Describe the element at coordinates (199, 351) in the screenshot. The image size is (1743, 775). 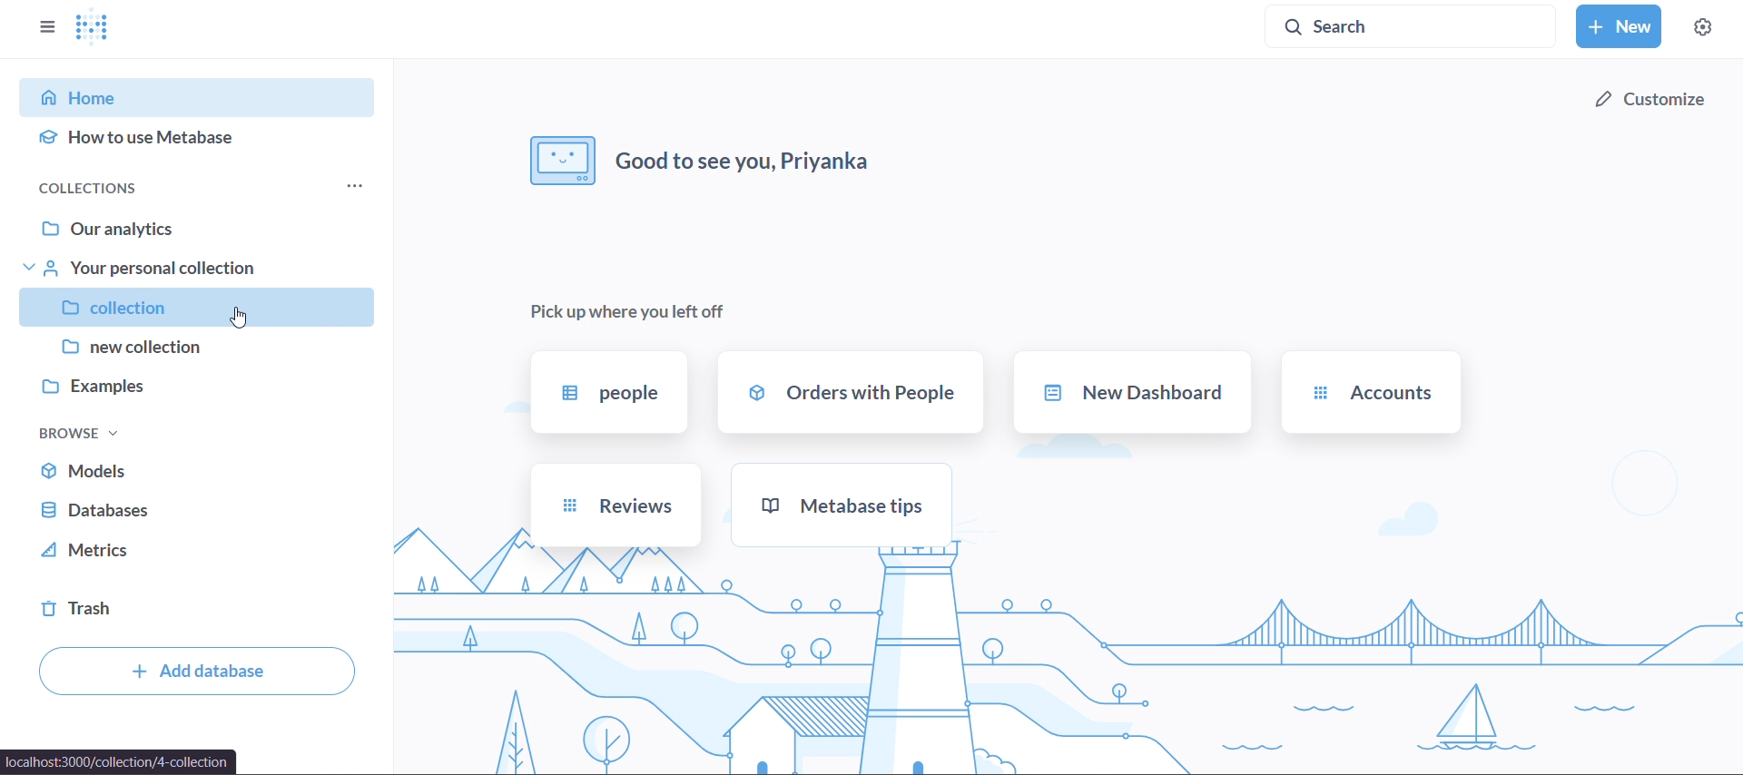
I see `new collection ` at that location.